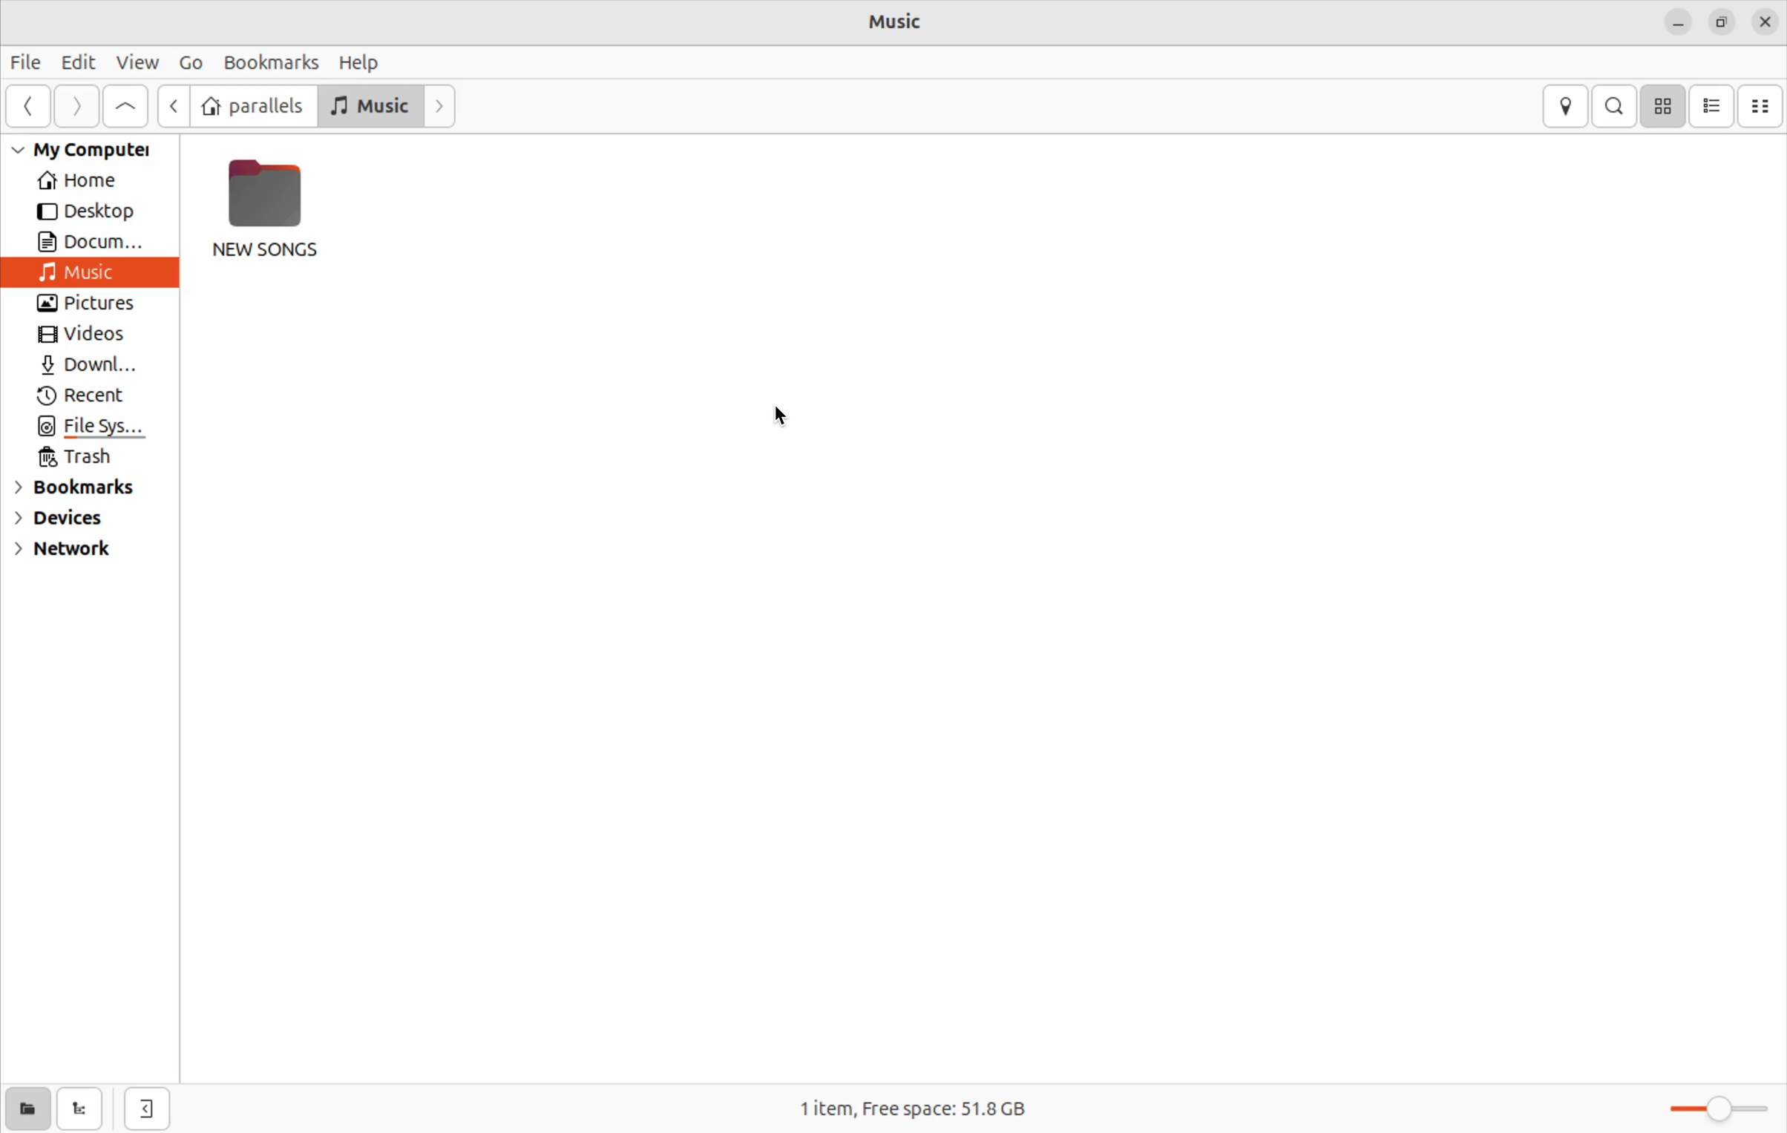 The width and height of the screenshot is (1787, 1133). Describe the element at coordinates (251, 106) in the screenshot. I see `parallels` at that location.